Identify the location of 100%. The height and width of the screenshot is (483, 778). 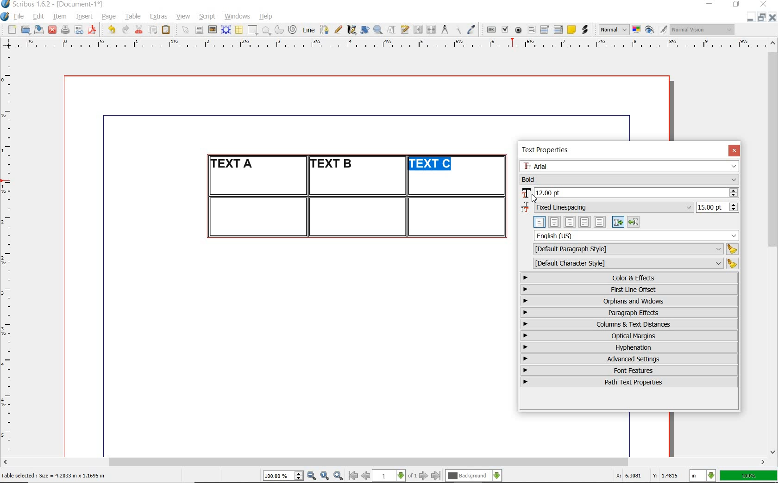
(749, 476).